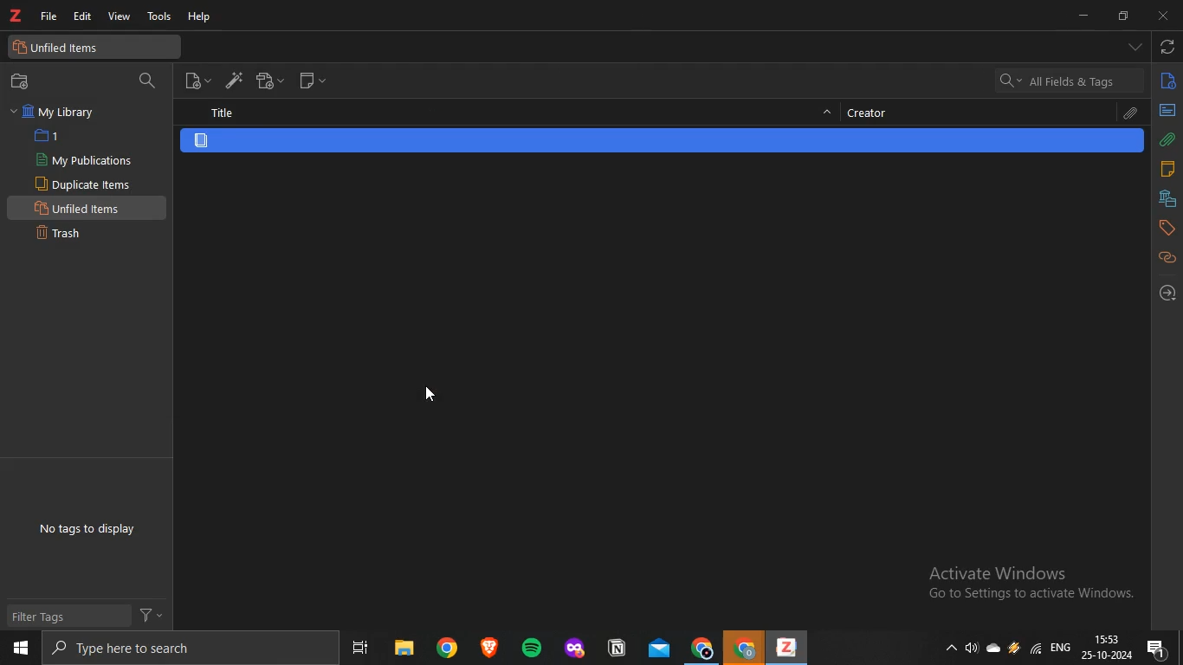  I want to click on application, so click(577, 649).